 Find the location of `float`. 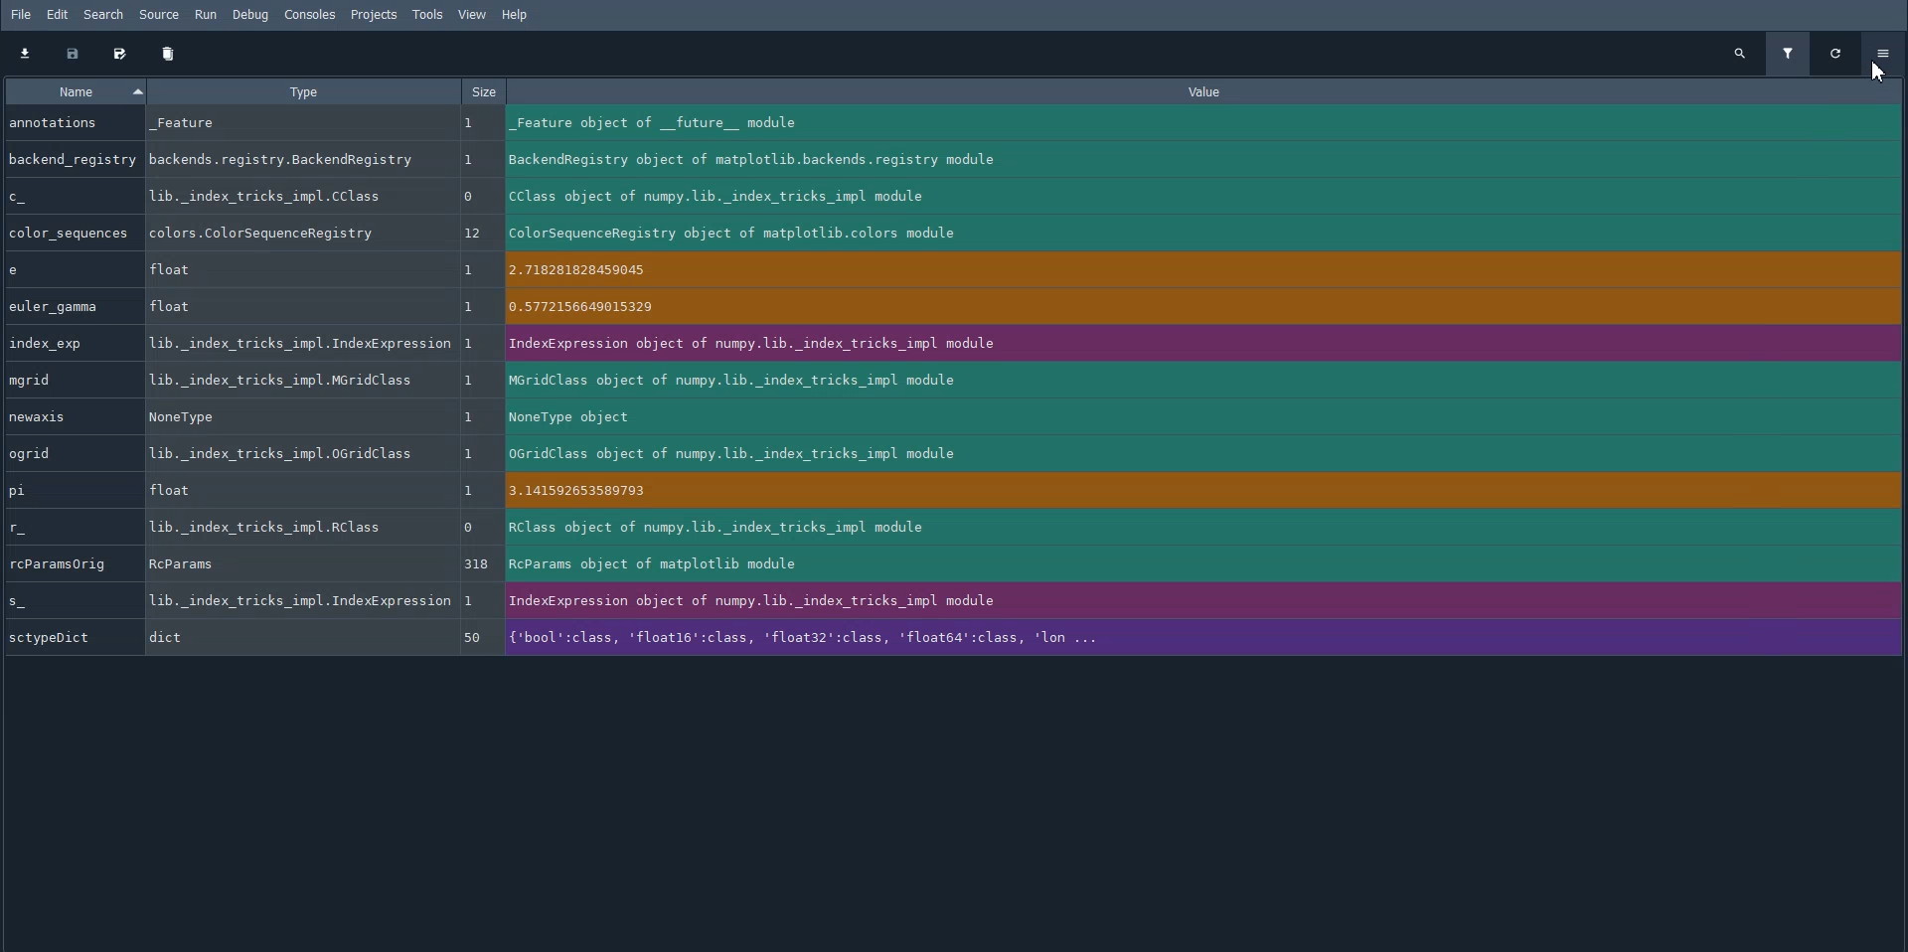

float is located at coordinates (287, 305).